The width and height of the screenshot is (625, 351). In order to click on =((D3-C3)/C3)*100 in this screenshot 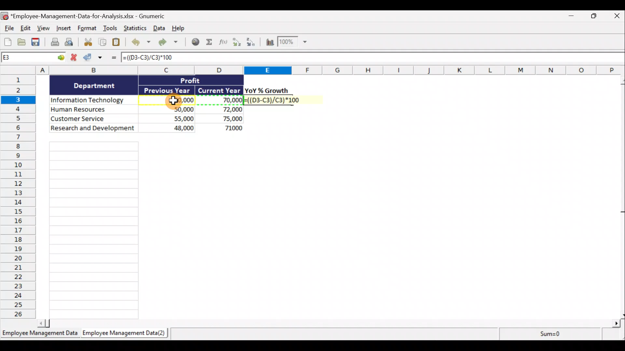, I will do `click(279, 100)`.